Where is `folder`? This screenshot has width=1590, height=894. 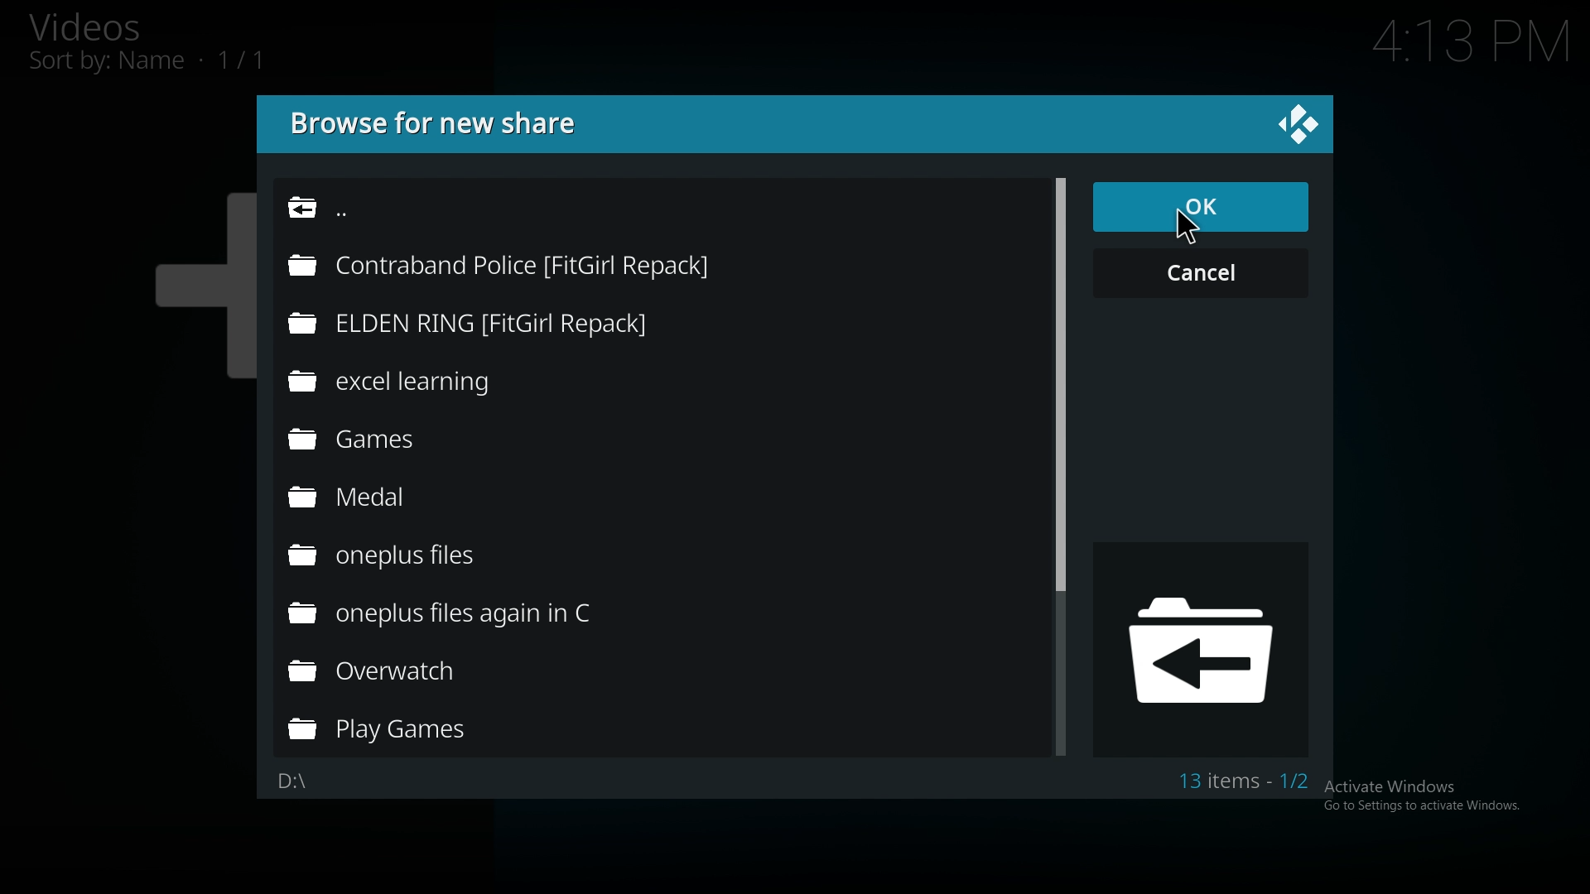
folder is located at coordinates (523, 264).